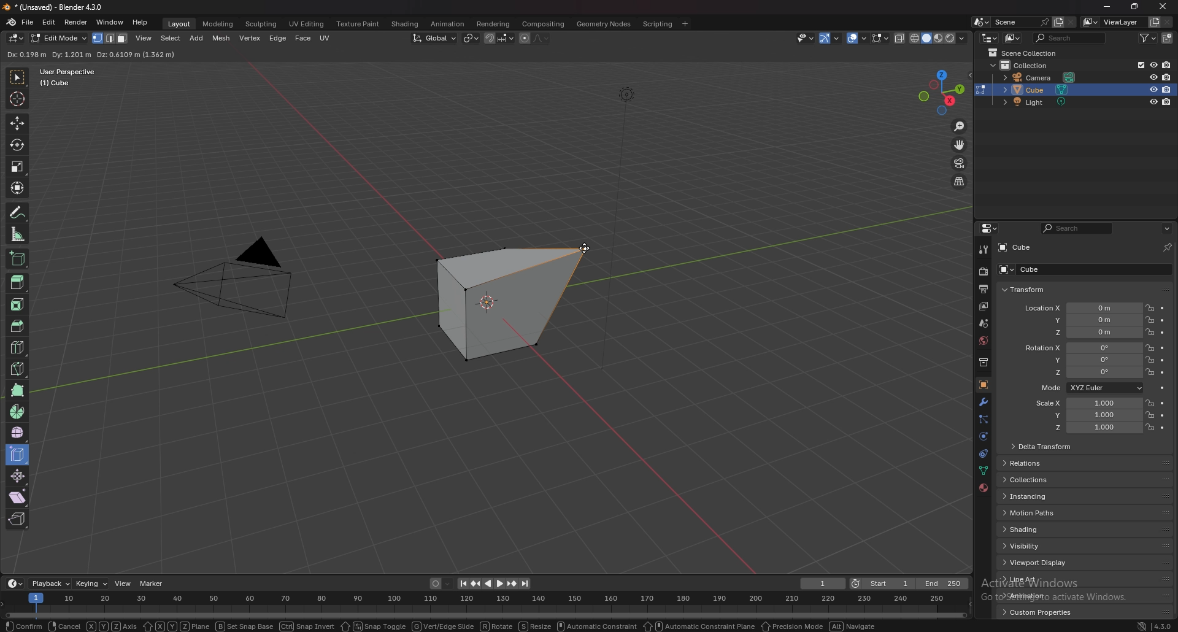  I want to click on loop cut, so click(17, 347).